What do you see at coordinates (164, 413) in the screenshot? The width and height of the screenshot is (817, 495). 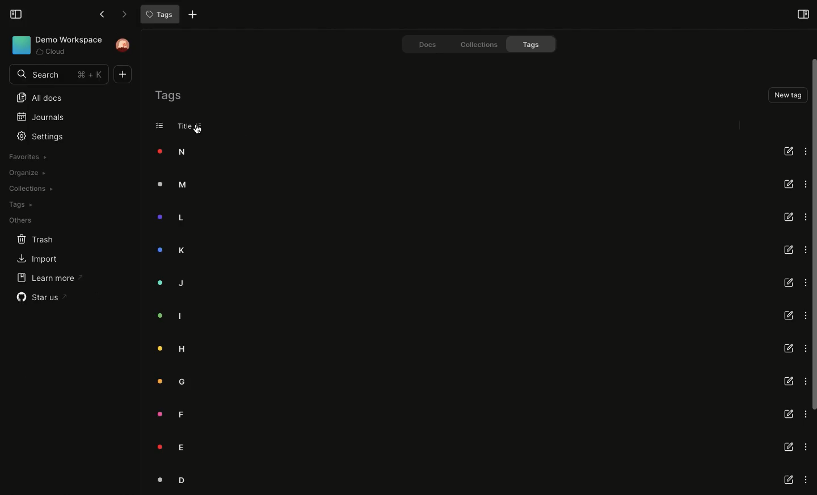 I see `F` at bounding box center [164, 413].